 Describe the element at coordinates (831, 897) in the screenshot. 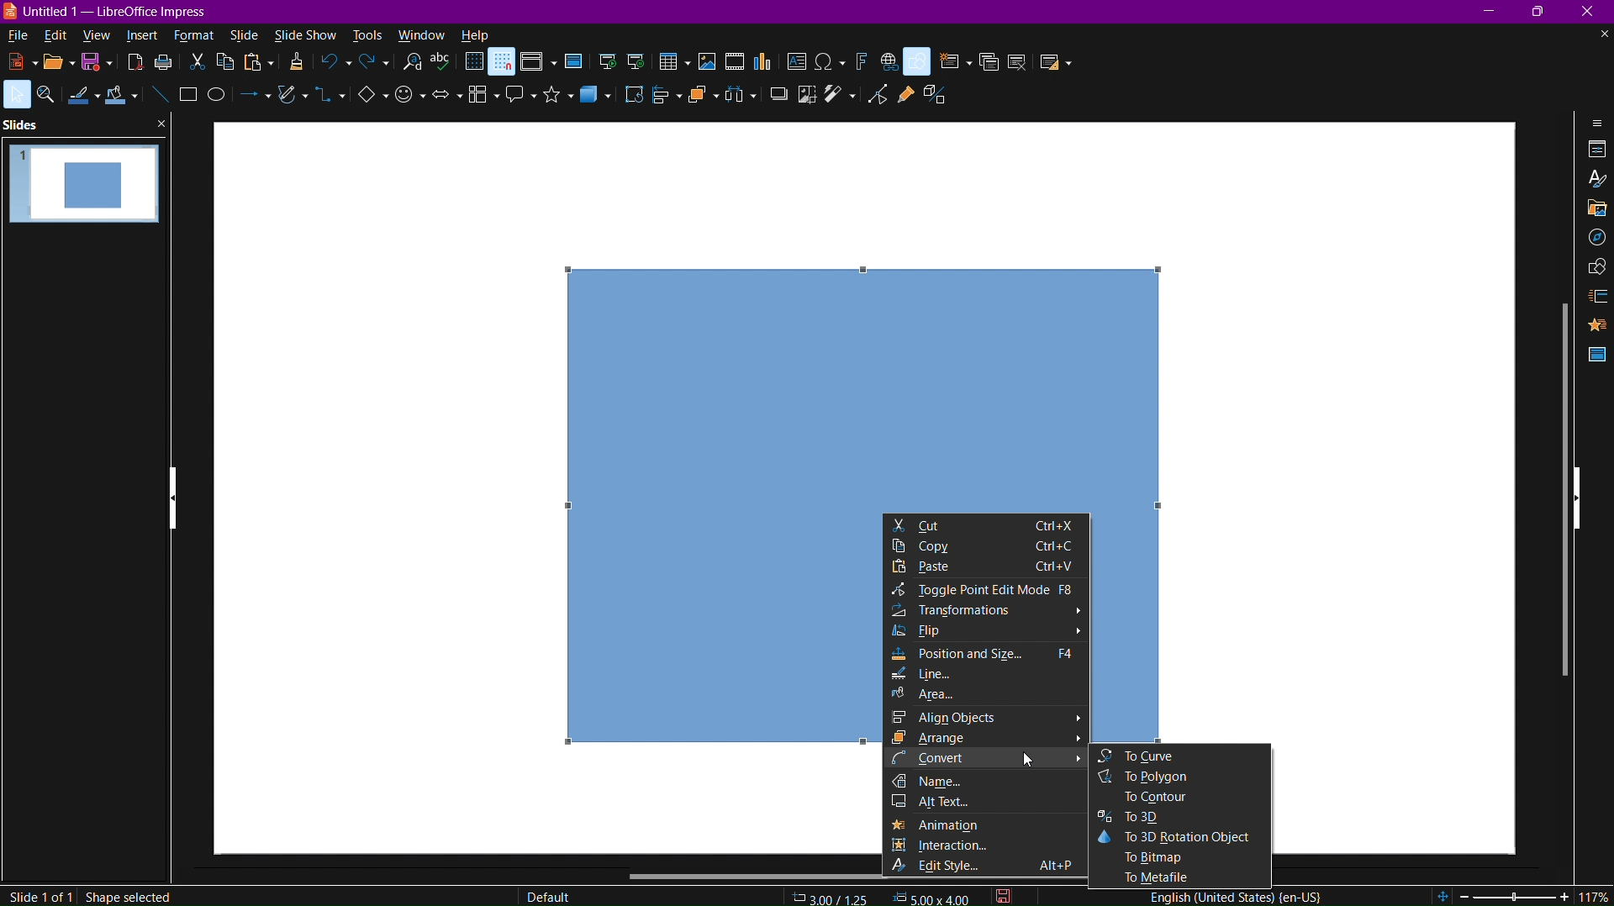

I see `Coordinates` at that location.